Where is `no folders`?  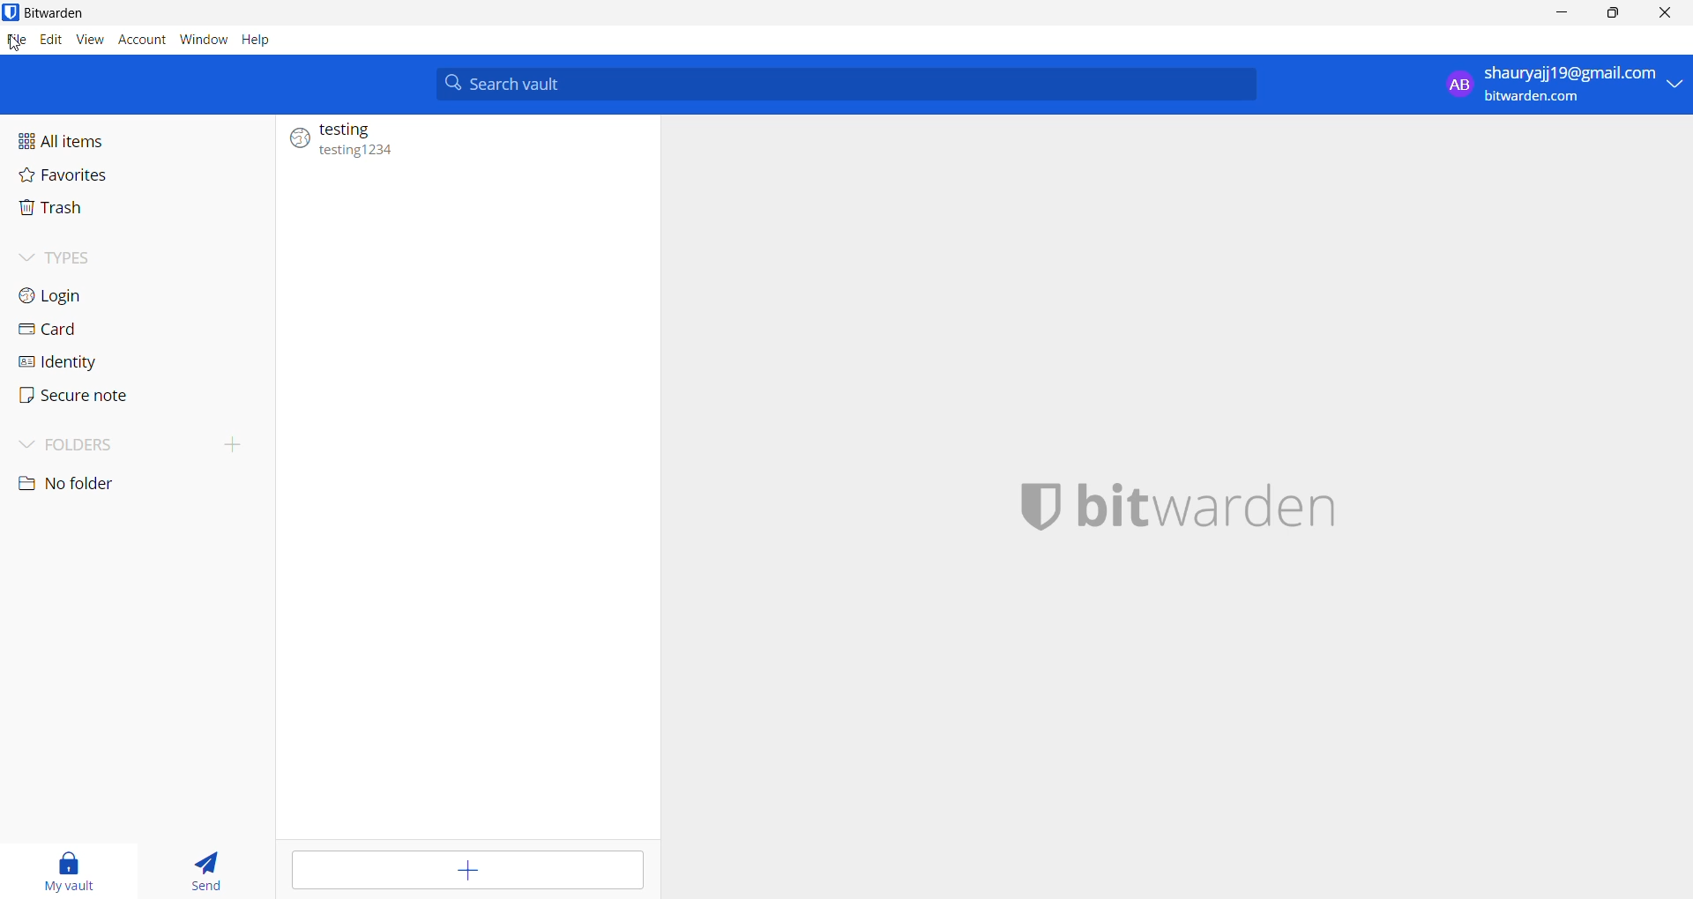
no folders is located at coordinates (115, 487).